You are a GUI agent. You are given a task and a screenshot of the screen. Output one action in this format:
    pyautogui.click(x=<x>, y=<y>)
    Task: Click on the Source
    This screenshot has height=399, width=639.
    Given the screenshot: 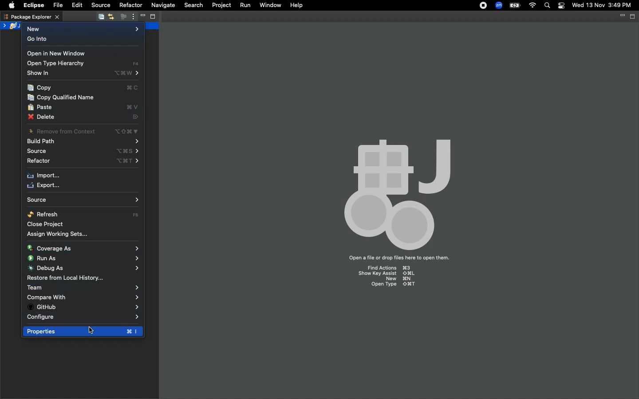 What is the action you would take?
    pyautogui.click(x=101, y=5)
    